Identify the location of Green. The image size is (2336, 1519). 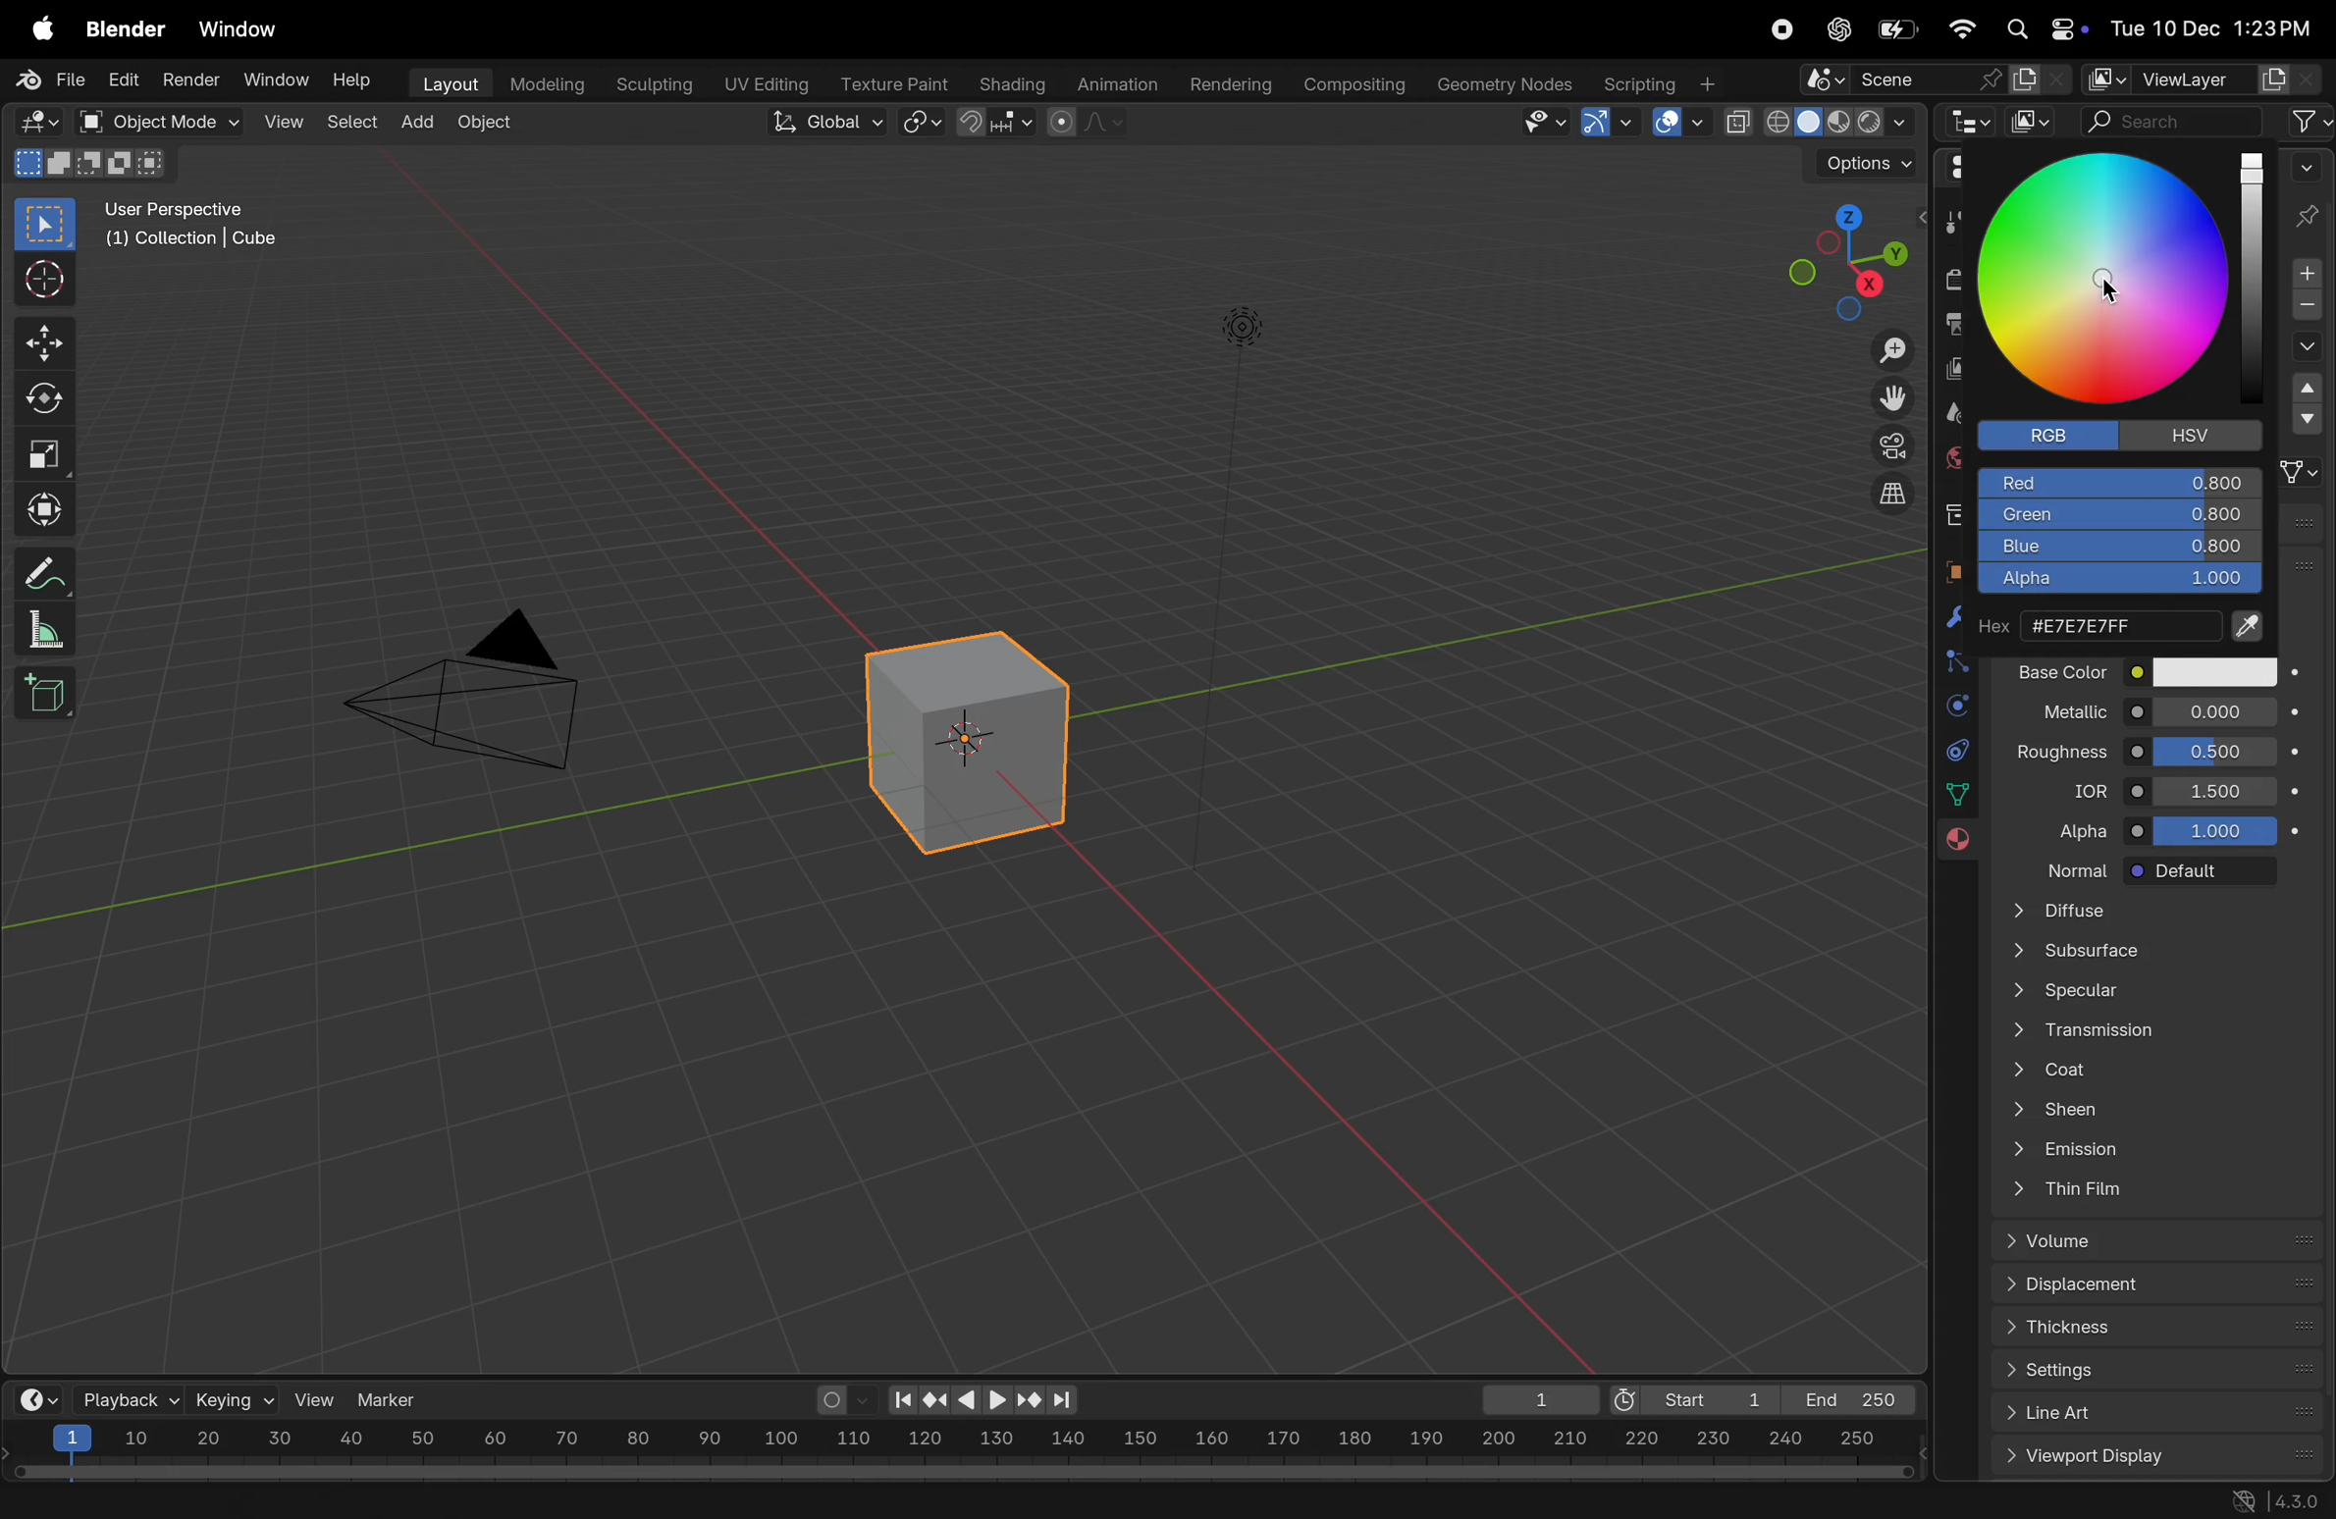
(2120, 515).